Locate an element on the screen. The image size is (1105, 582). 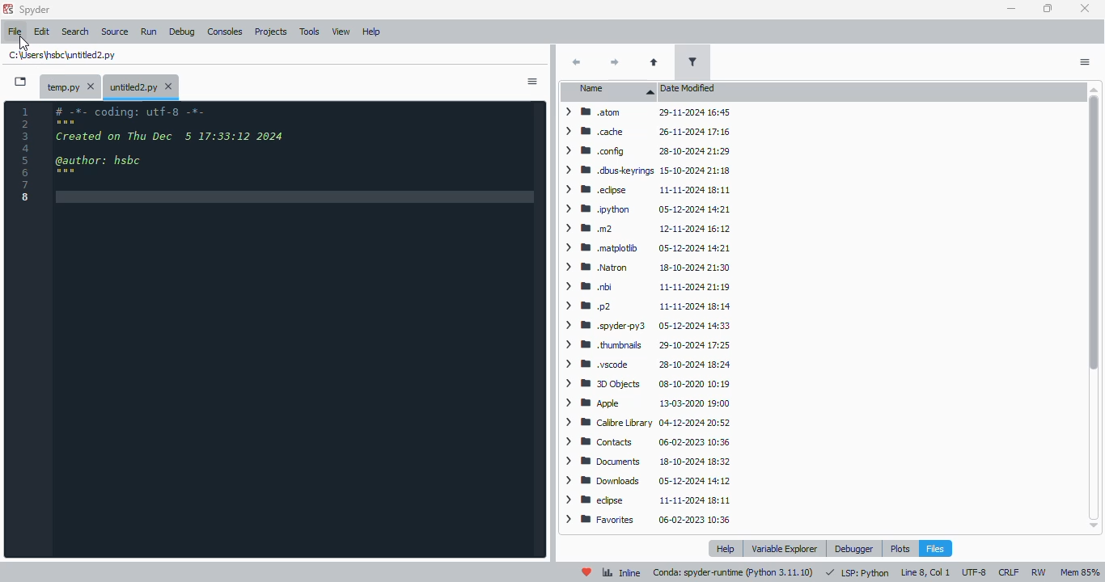
run is located at coordinates (149, 32).